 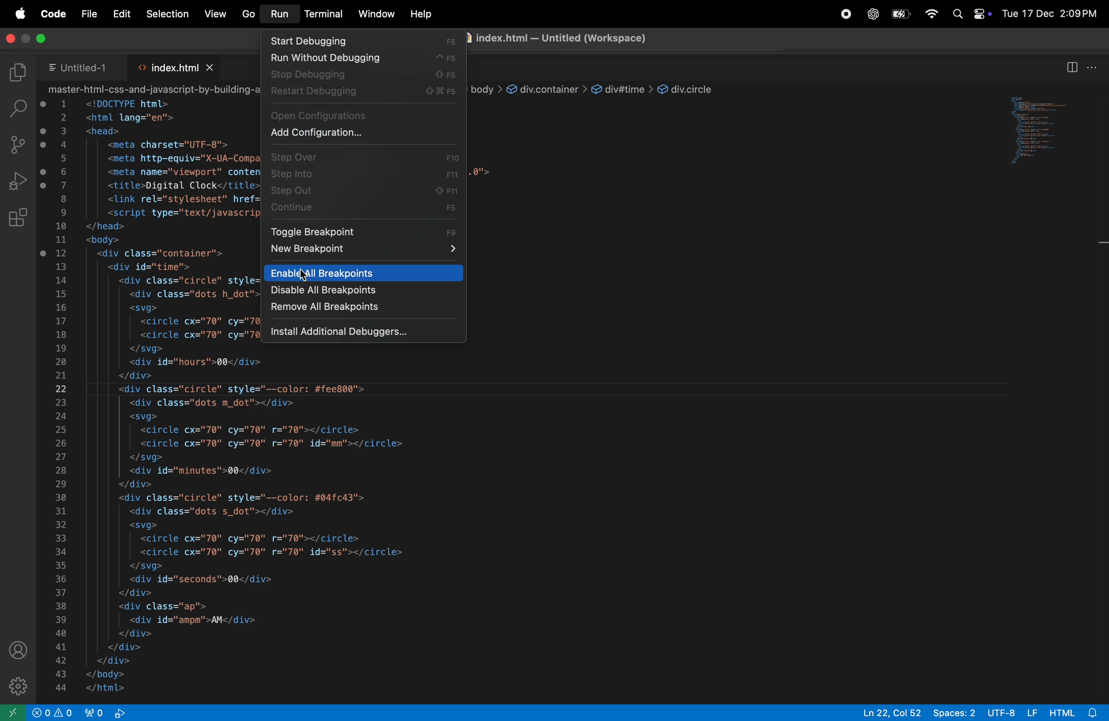 What do you see at coordinates (287, 520) in the screenshot?
I see `<html lang="en"><head><meta charset="UTF-8"><meta http-equiv="X-UA-Compatible" content="IE=edge'><meta name="viewport" content="width=device-width, initial-scale=1.0"><title>Digital Clock</title><link rel="stylesheet" href="styles.css"><script type="text/javascript" src="script.js"></script></head><body><div class="container"><div id="time"><div class="circle" style="--color: #ff2972"><div class="dots h_dot"></div><svg><circle cx="70" cy="70" r="70"></circle><circle cx="70" cy="70" r="70" id="hh"></circle></svg><div id="hours">00</div></div><div class="circle" style="--color: #fee800"><div class="dots m_dot"></div><svg><circle cx="70" cy="70" r="70"></circle><circle cx="70" cy="70" r="70" id="mm"></circle></svg><div id="minutes">00</div></div><div class="circle" style="--color: #04fc43"><div class="dots s_dot"></div><svg><circle cx="70" cy="70" r="70"></circle><circle cx="70" cy="70" r="70" id="ss"></circle></svg><div id="seconds">00</div></div><div class="ap"><div id="ampm">AM</div></div></div></div></body></html>` at bounding box center [287, 520].